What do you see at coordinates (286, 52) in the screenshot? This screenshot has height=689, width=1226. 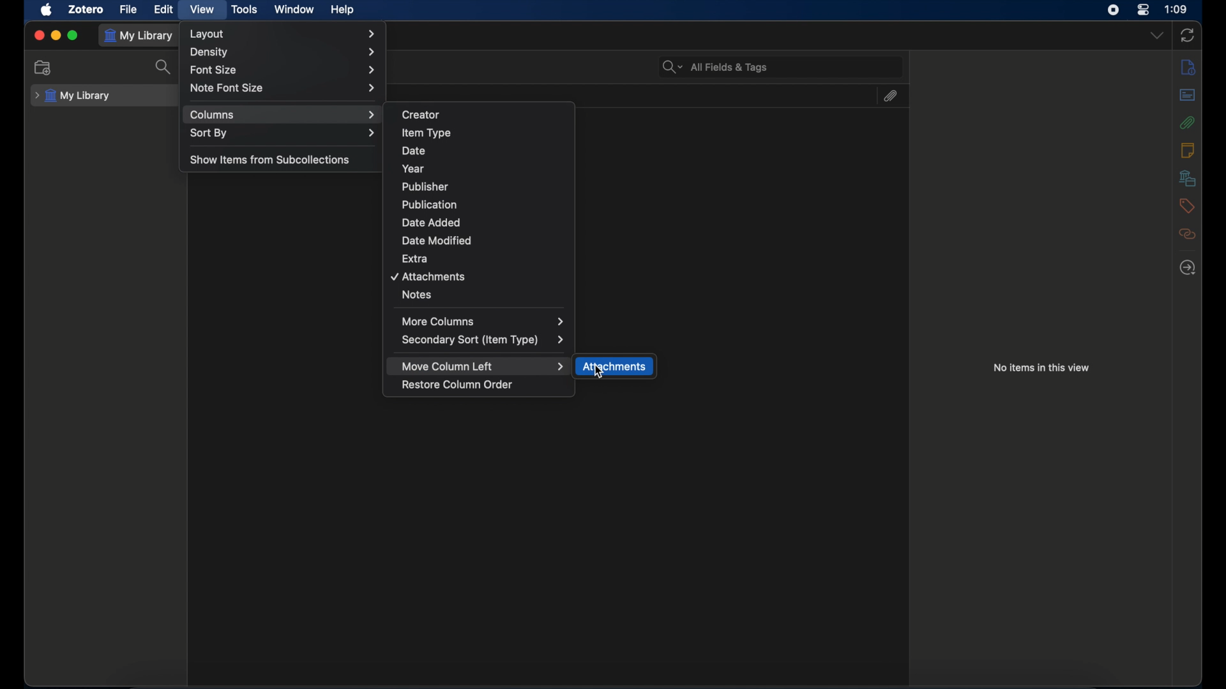 I see `density` at bounding box center [286, 52].